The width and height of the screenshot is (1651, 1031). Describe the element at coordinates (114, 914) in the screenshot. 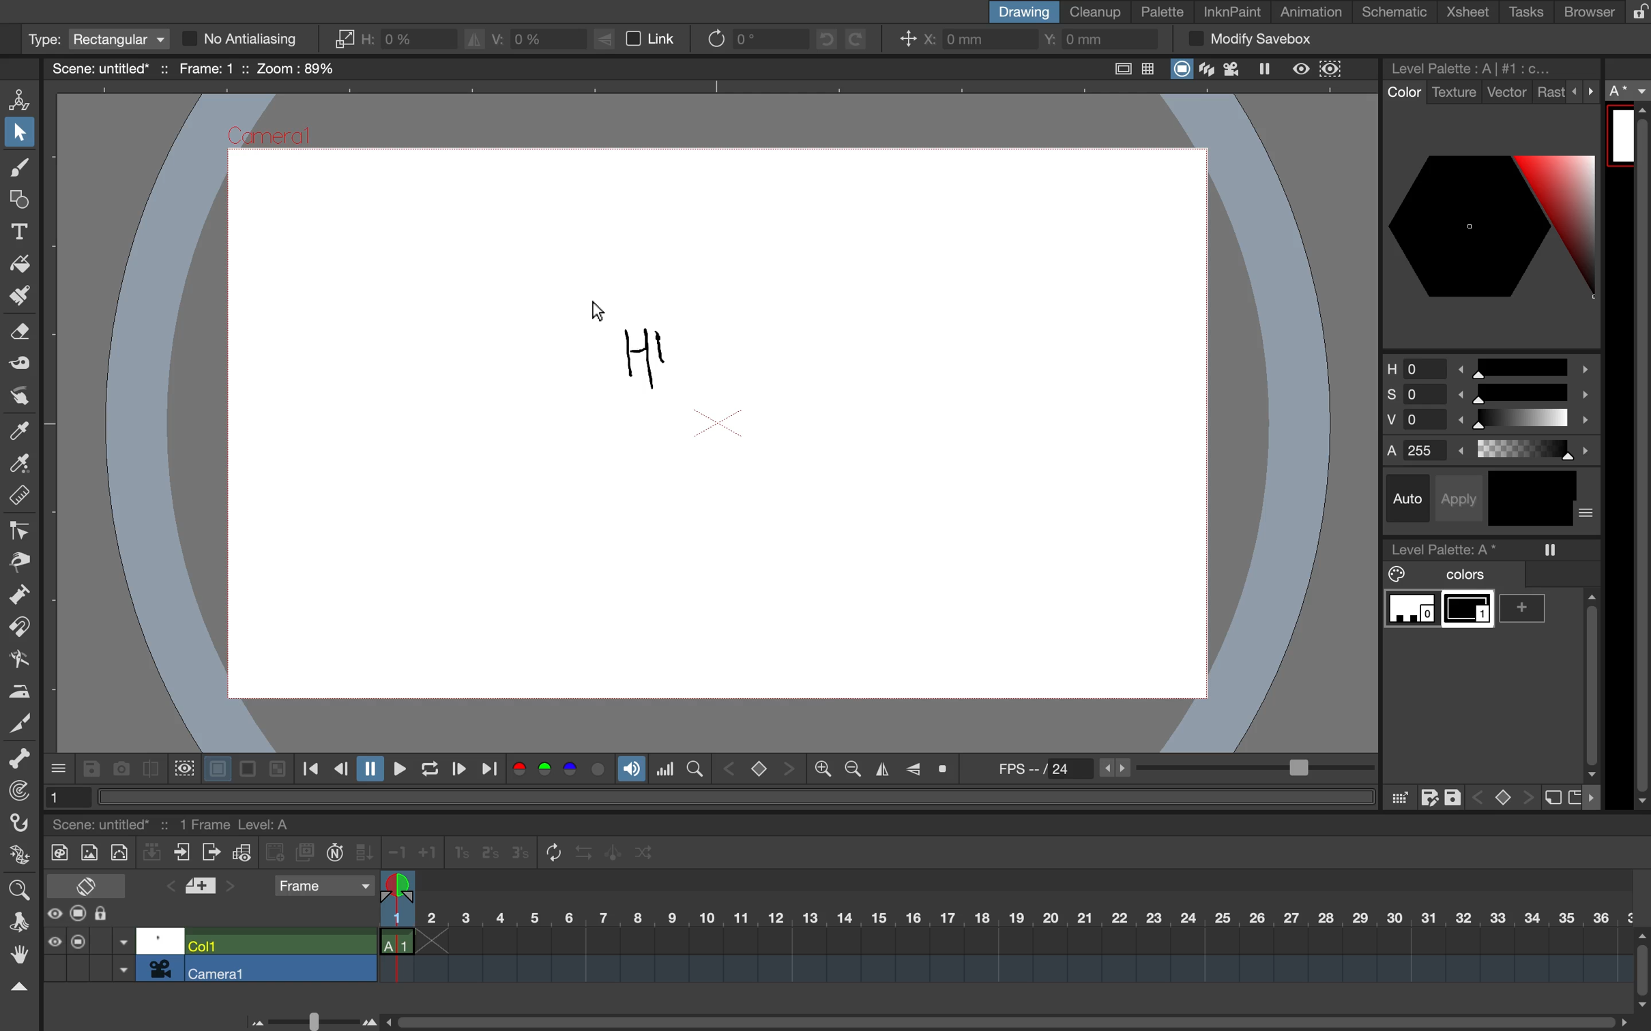

I see `lock toggle all` at that location.